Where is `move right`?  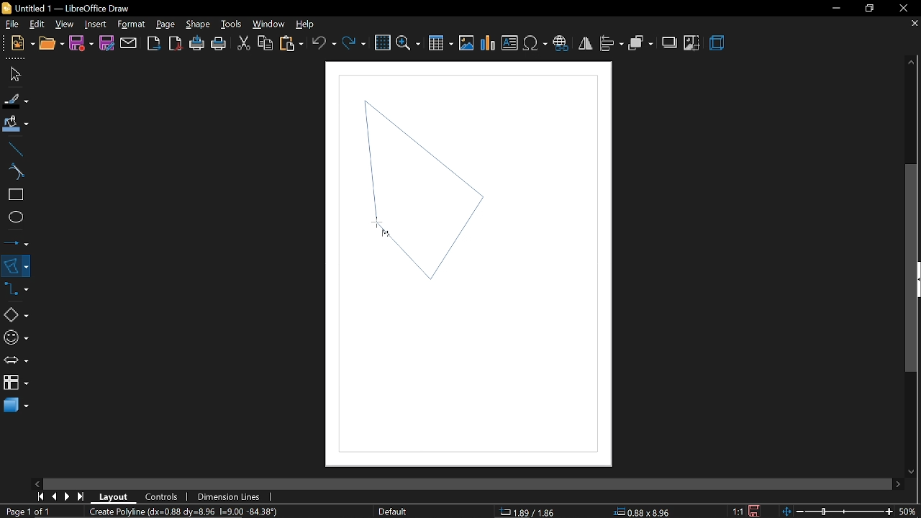 move right is located at coordinates (896, 482).